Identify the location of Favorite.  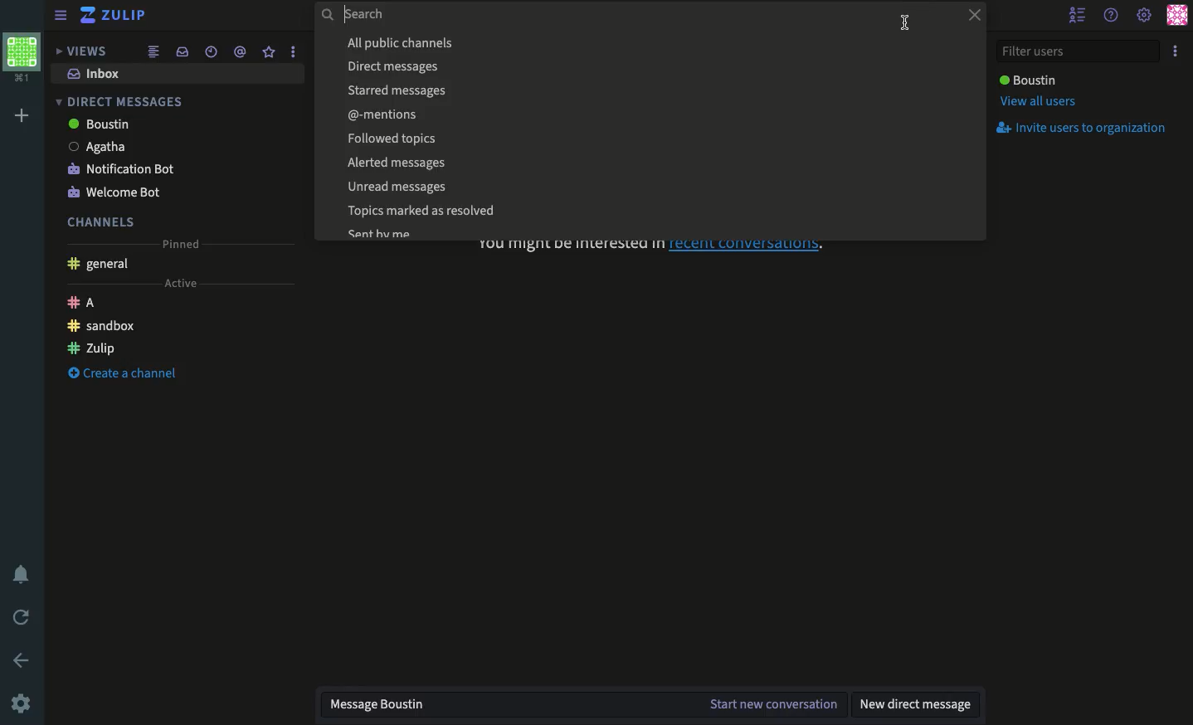
(269, 52).